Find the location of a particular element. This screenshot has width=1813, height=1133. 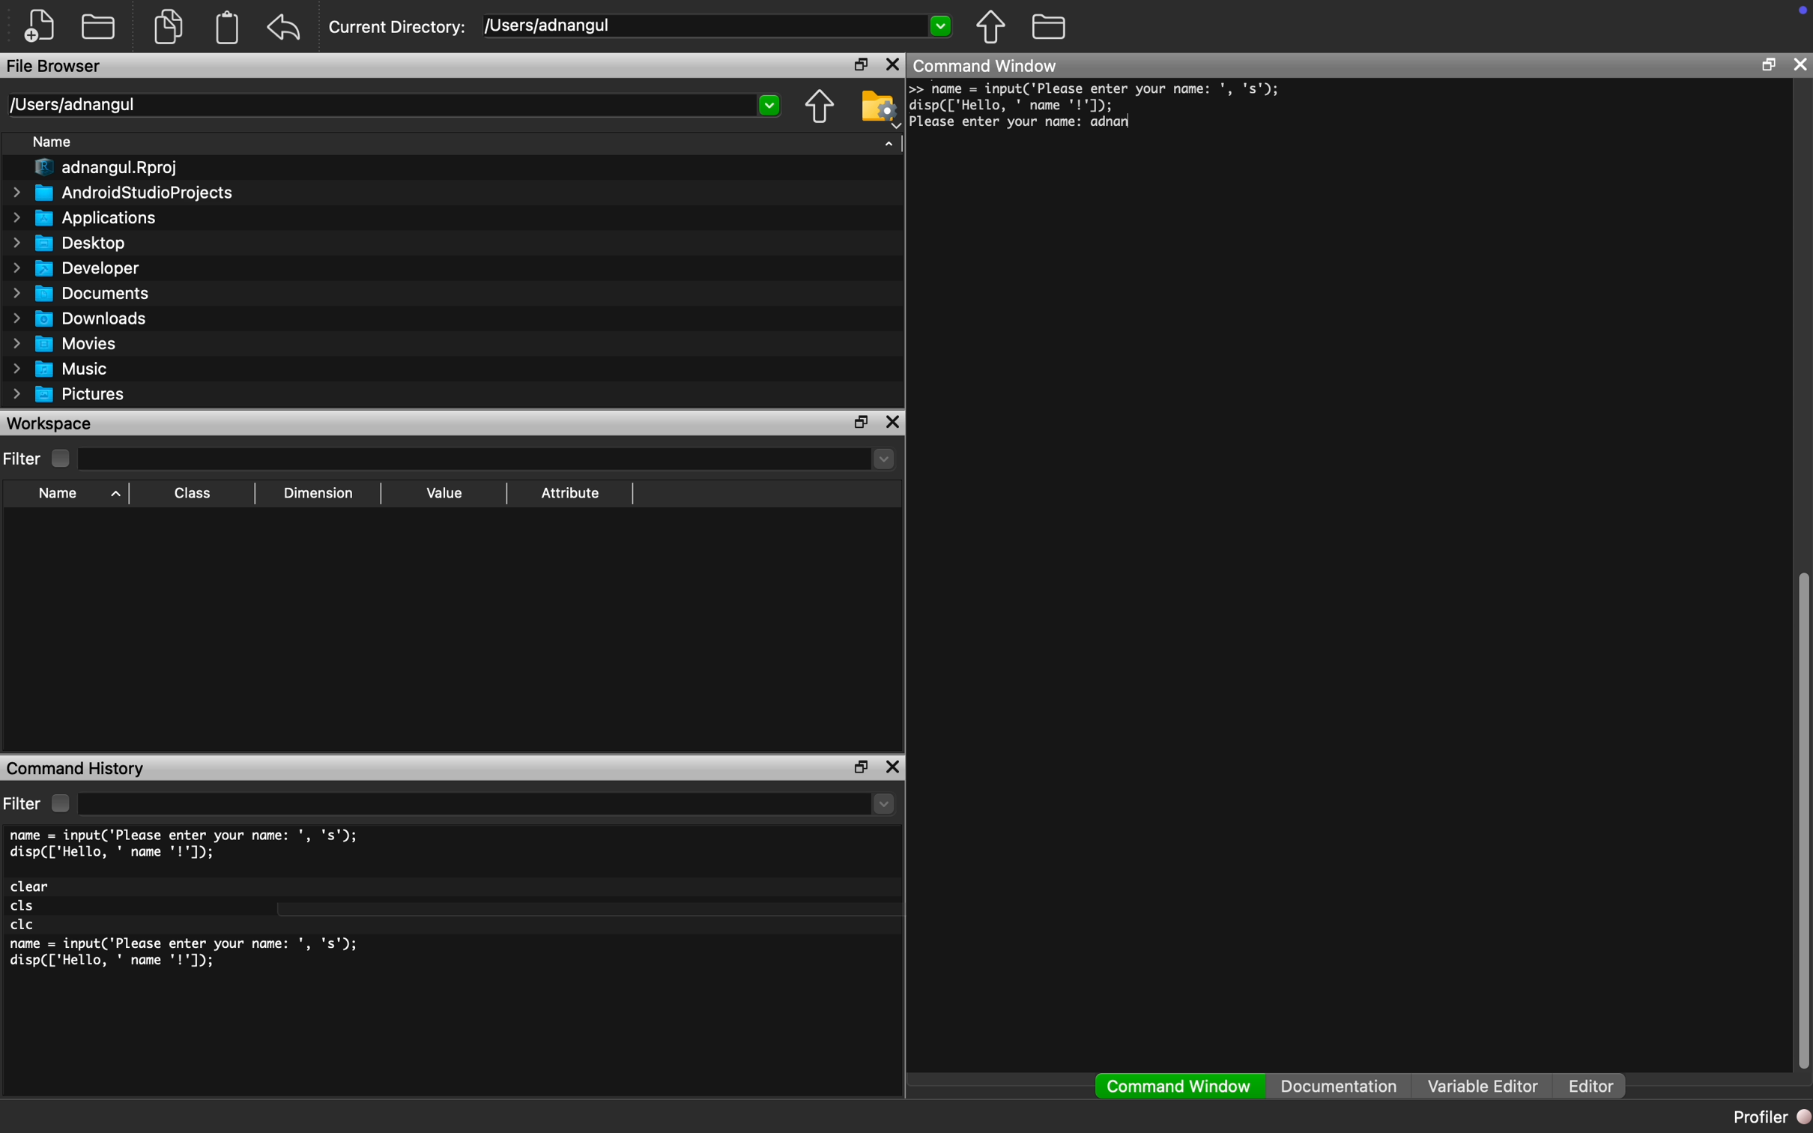

dropdown is located at coordinates (881, 459).